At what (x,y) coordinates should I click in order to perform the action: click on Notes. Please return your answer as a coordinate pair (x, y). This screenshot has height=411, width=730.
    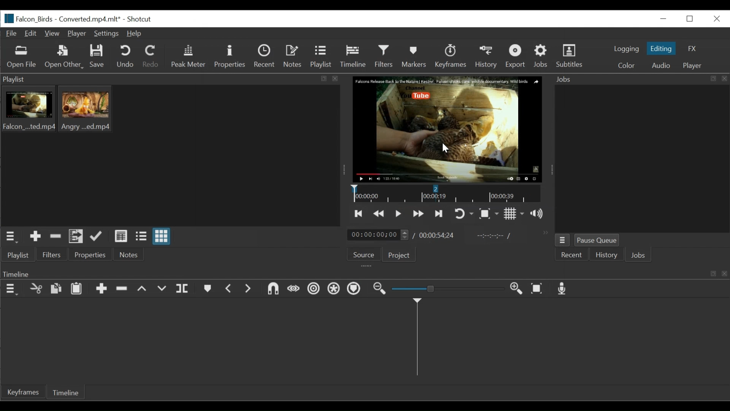
    Looking at the image, I should click on (129, 254).